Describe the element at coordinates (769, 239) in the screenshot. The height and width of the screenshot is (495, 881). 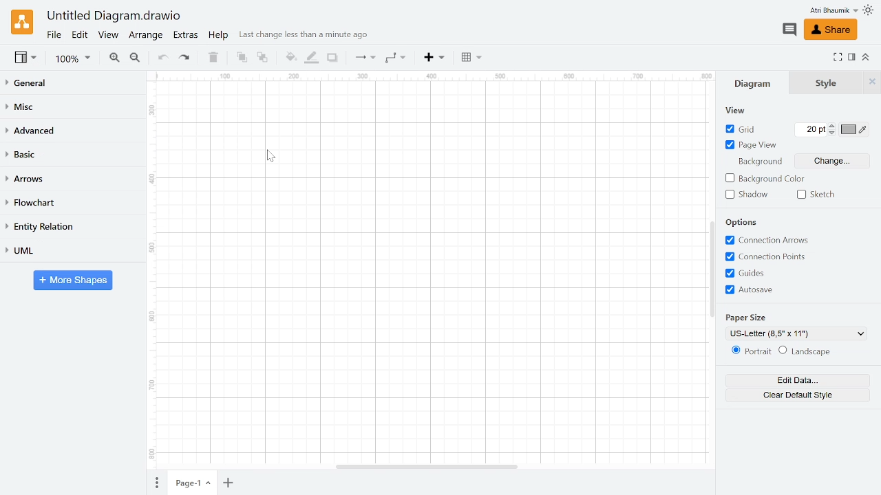
I see `Connection arrows` at that location.